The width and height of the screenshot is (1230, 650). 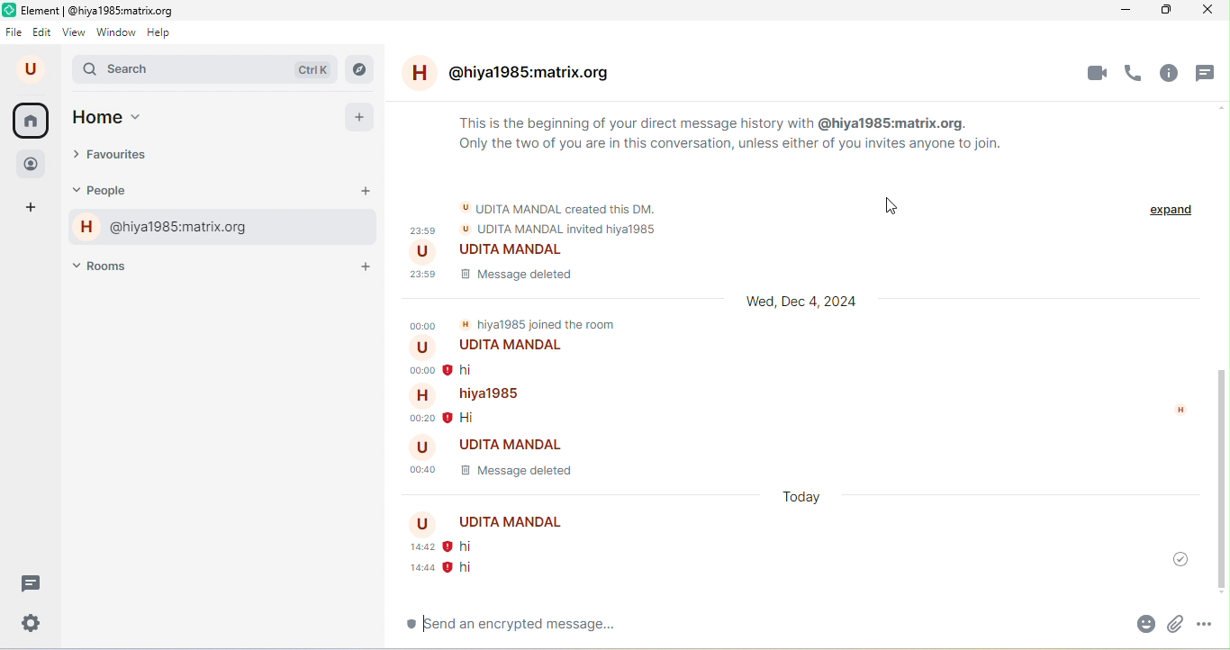 I want to click on favourites, so click(x=126, y=157).